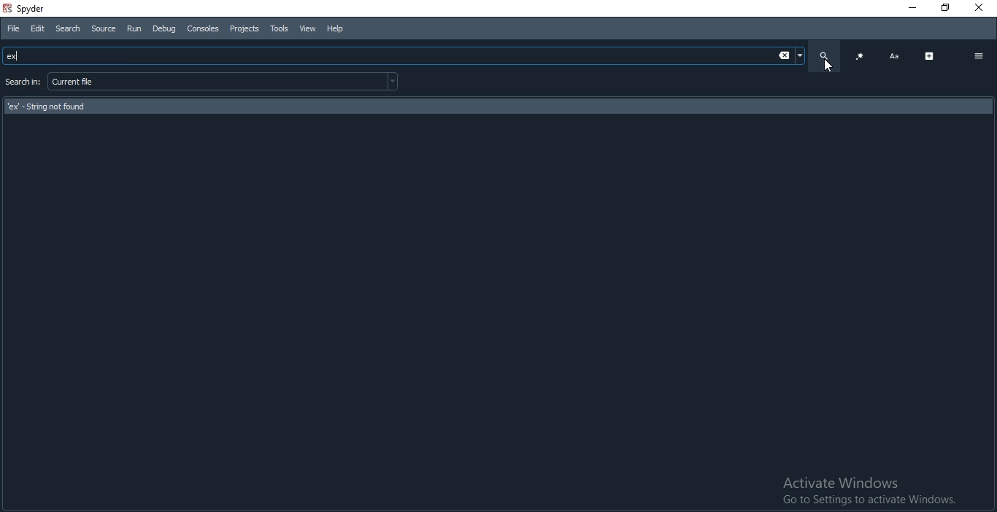 This screenshot has height=512, width=997. I want to click on View, so click(306, 28).